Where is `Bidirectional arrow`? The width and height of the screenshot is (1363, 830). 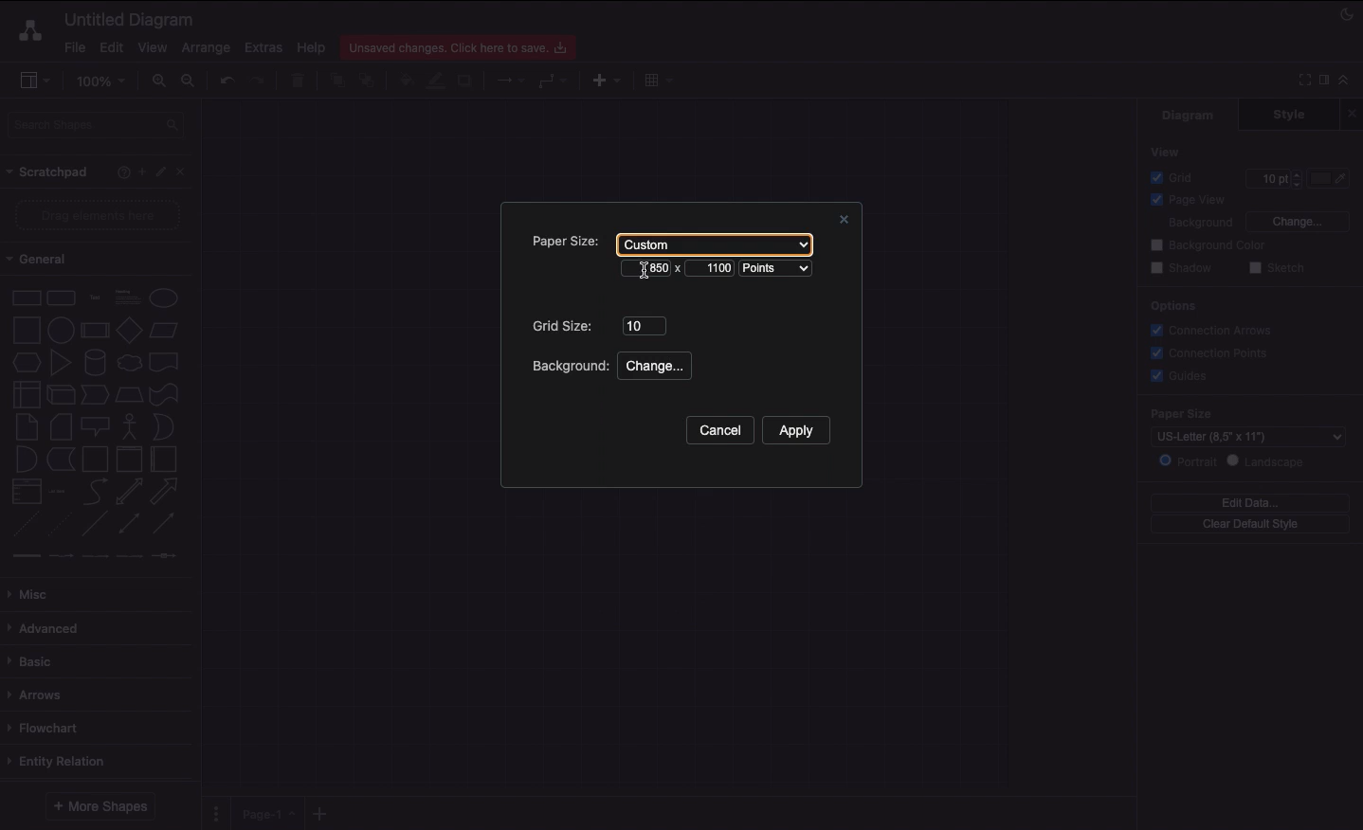
Bidirectional arrow is located at coordinates (129, 491).